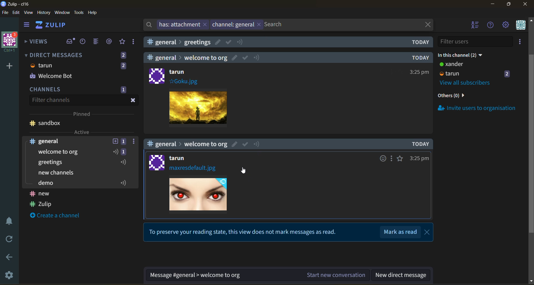  Describe the element at coordinates (16, 13) in the screenshot. I see `edit` at that location.